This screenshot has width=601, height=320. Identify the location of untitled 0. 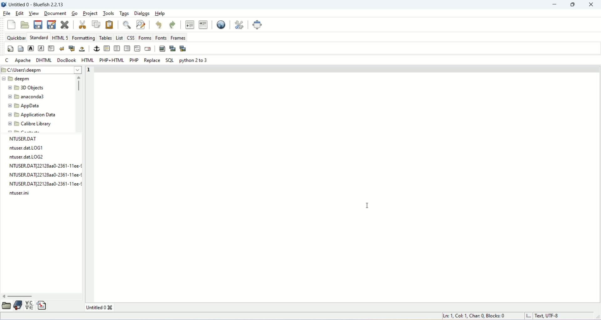
(99, 308).